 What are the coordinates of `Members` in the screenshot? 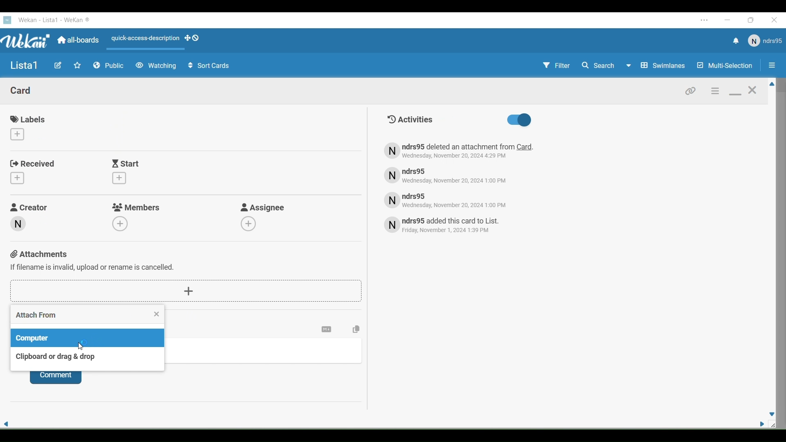 It's located at (136, 207).